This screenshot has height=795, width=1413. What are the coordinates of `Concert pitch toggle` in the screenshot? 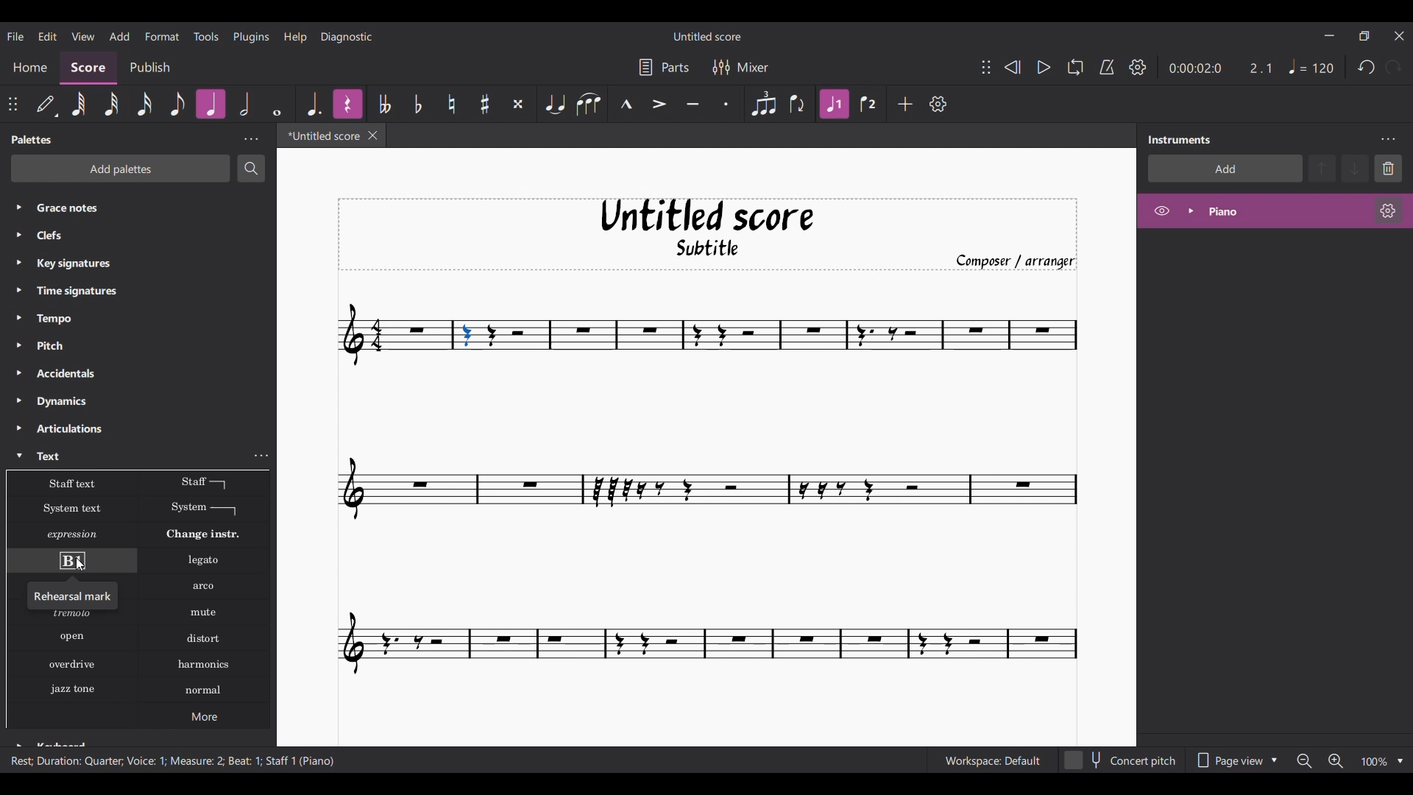 It's located at (1121, 760).